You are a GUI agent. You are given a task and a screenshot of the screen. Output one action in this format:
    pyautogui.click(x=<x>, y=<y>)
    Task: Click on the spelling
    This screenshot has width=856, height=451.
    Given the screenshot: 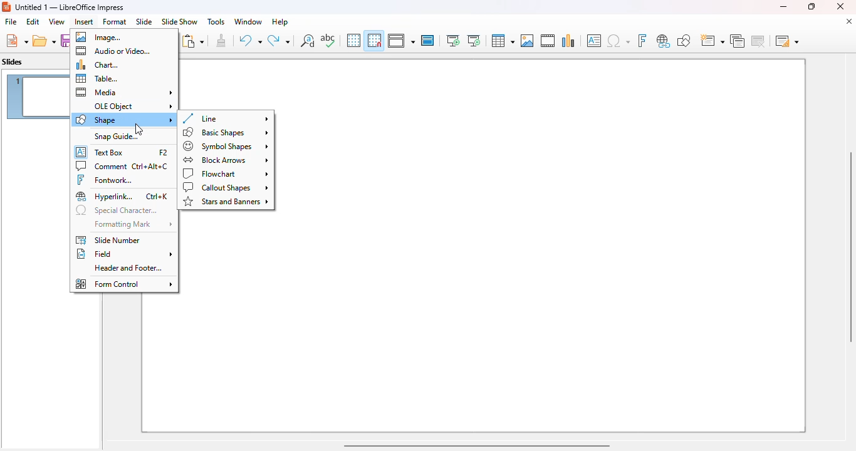 What is the action you would take?
    pyautogui.click(x=328, y=40)
    